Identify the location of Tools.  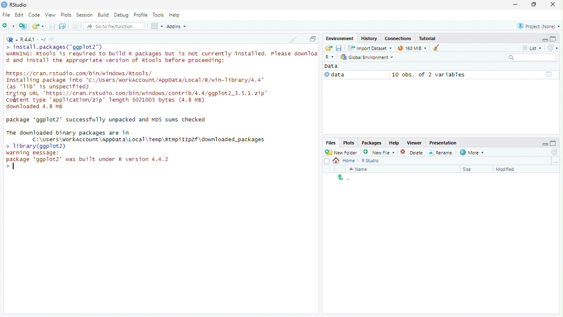
(159, 15).